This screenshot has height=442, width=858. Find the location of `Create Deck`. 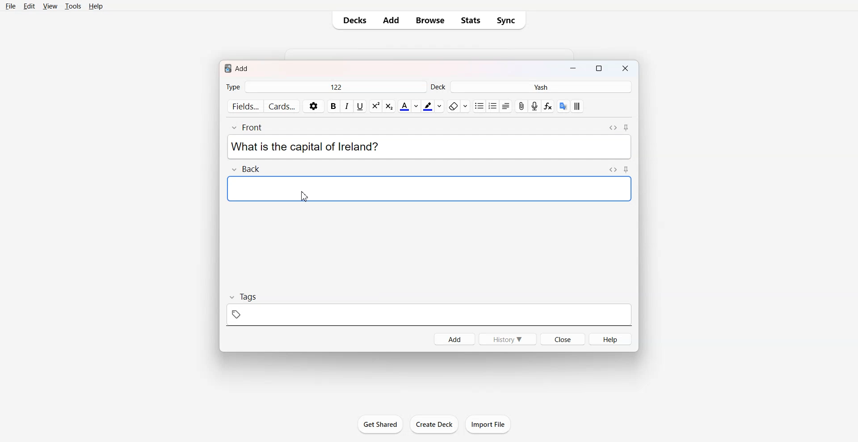

Create Deck is located at coordinates (434, 424).